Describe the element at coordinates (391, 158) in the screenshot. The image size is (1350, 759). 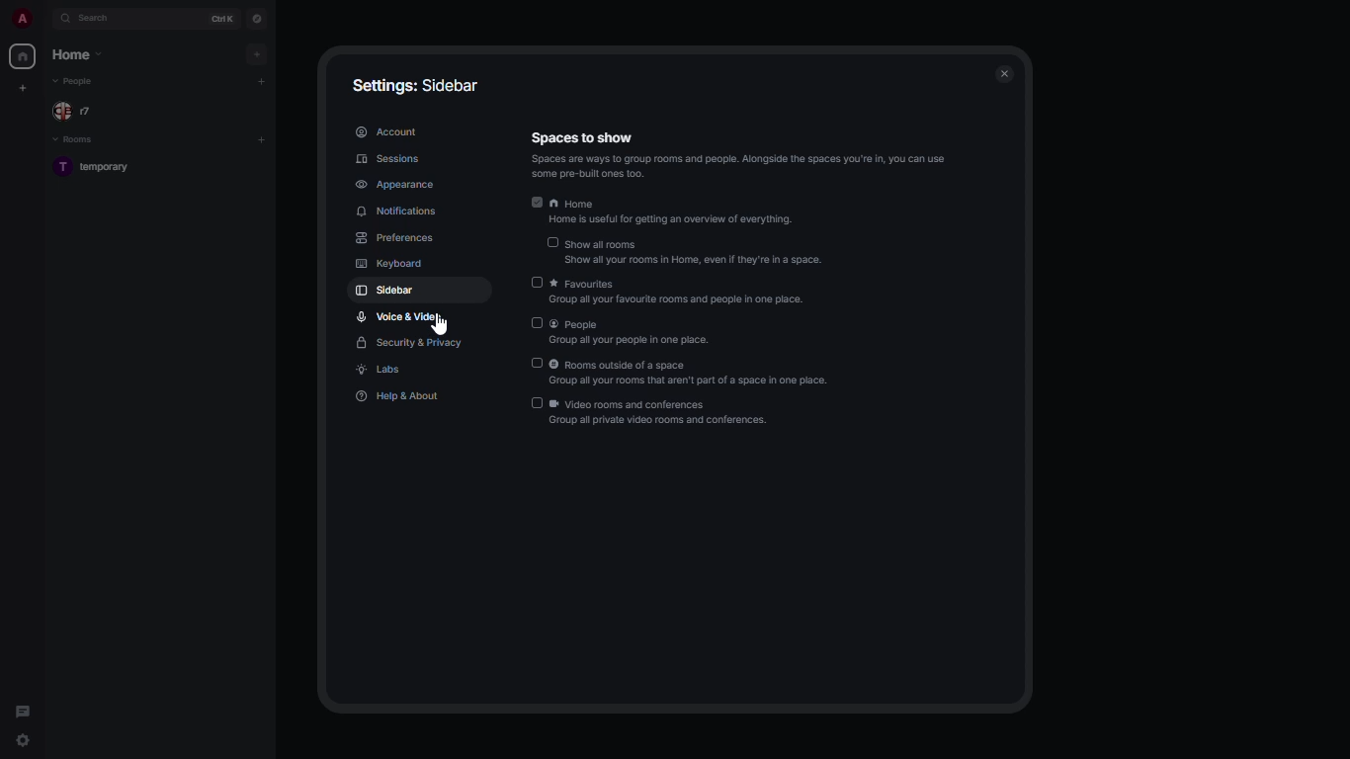
I see `sessions` at that location.